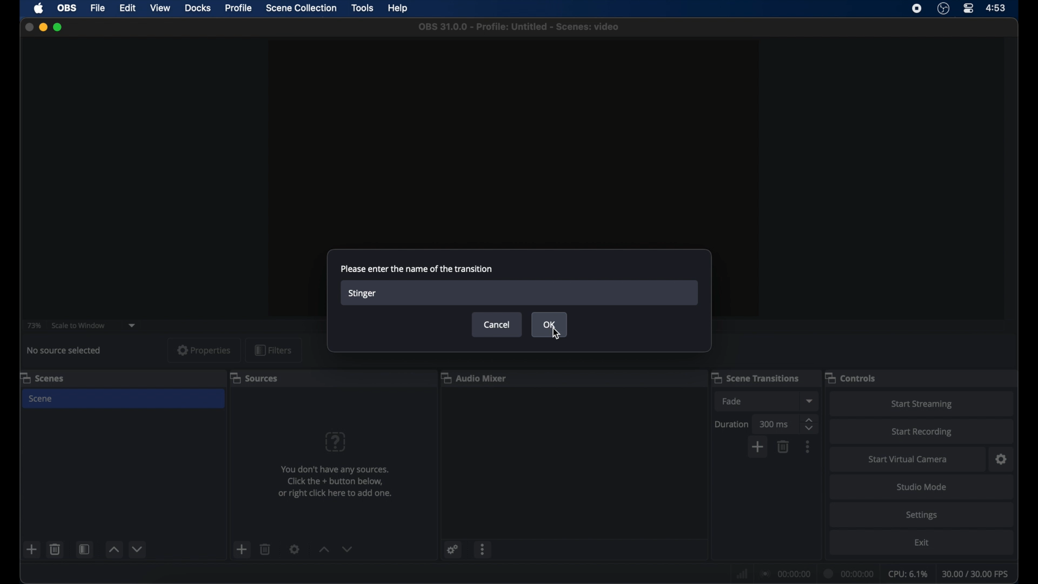  What do you see at coordinates (266, 549) in the screenshot?
I see `delete` at bounding box center [266, 549].